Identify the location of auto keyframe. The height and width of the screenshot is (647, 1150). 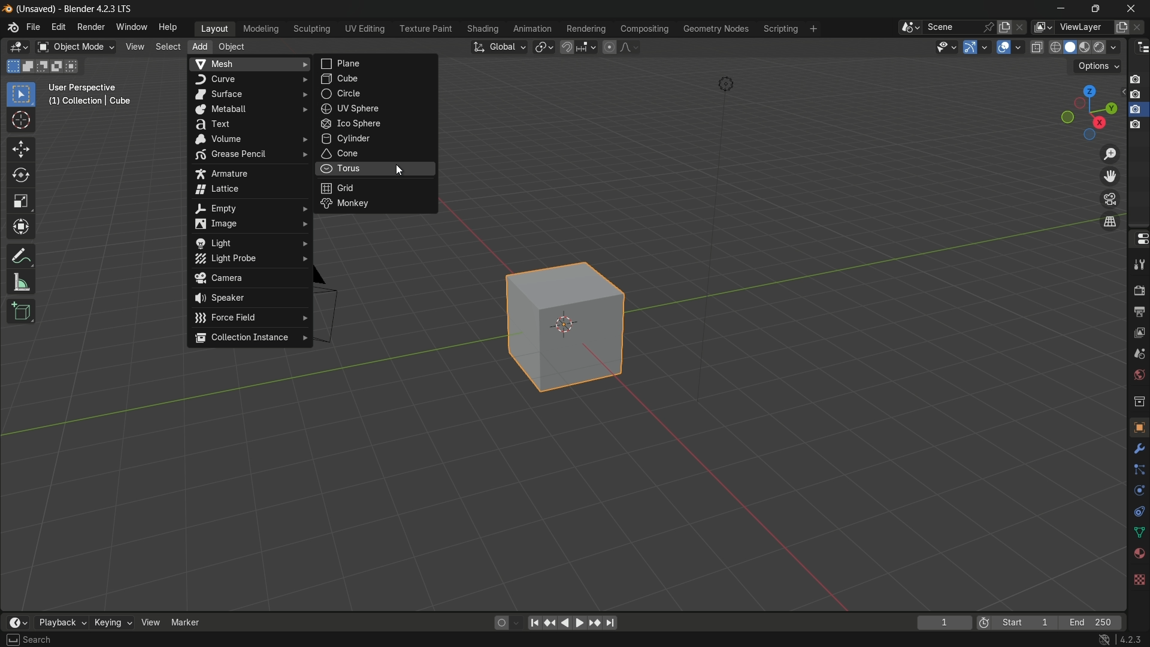
(516, 623).